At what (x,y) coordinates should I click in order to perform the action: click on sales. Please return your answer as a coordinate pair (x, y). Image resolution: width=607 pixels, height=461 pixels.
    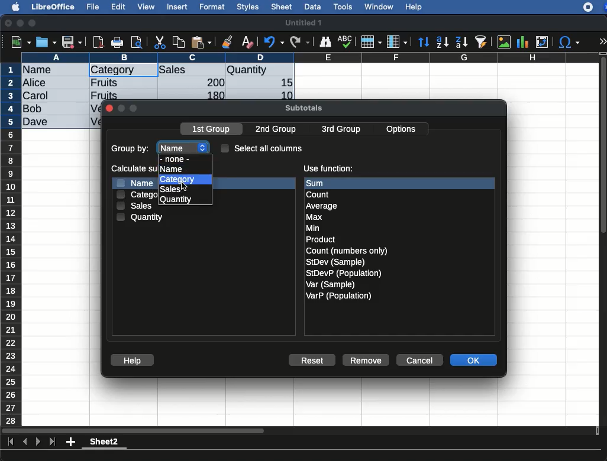
    Looking at the image, I should click on (169, 189).